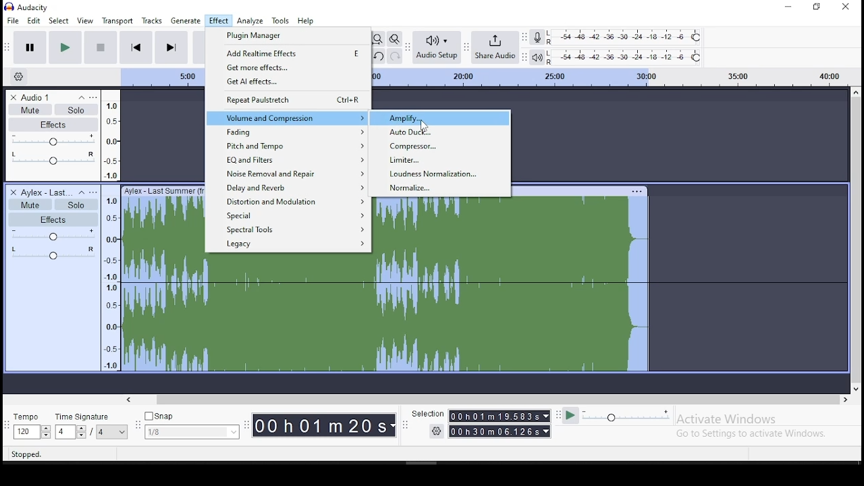  Describe the element at coordinates (80, 192) in the screenshot. I see `collapse` at that location.